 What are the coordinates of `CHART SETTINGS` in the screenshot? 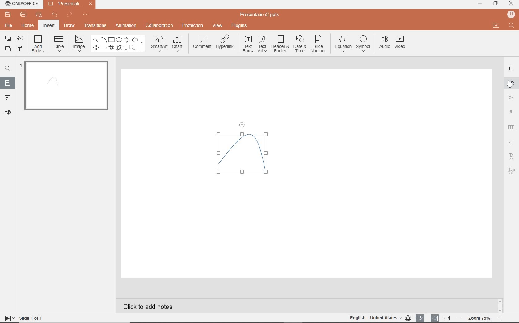 It's located at (513, 141).